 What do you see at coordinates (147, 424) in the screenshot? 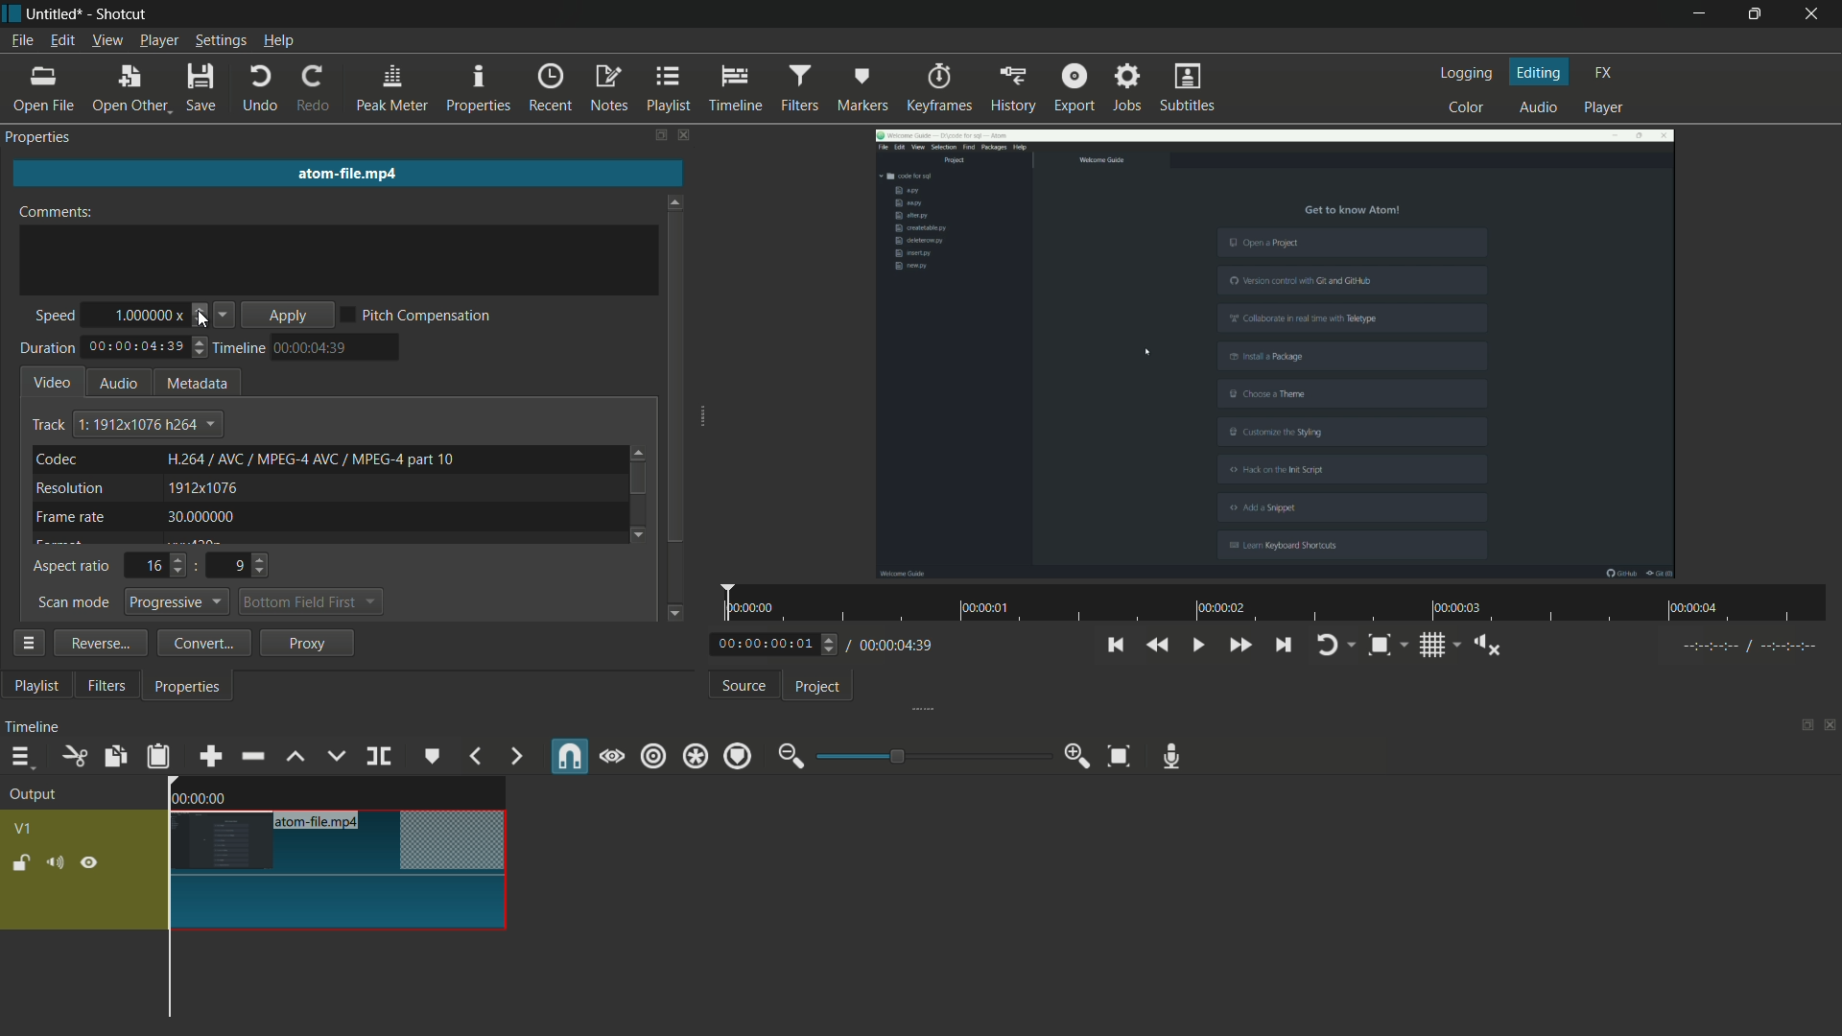
I see `track dropdown` at bounding box center [147, 424].